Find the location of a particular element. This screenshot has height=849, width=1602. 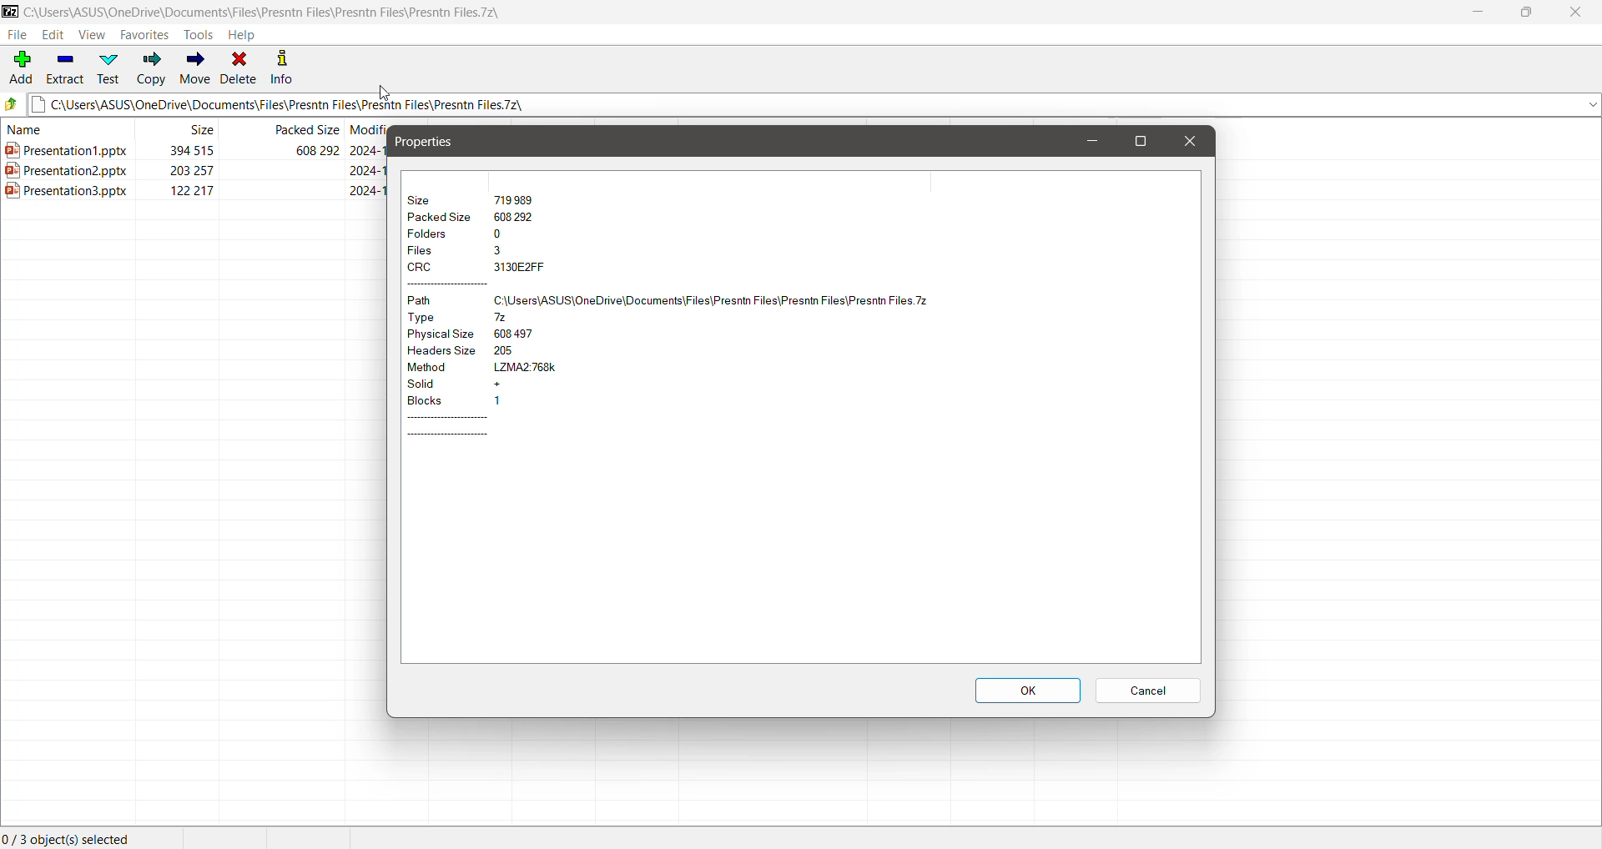

Minimize is located at coordinates (1478, 11).